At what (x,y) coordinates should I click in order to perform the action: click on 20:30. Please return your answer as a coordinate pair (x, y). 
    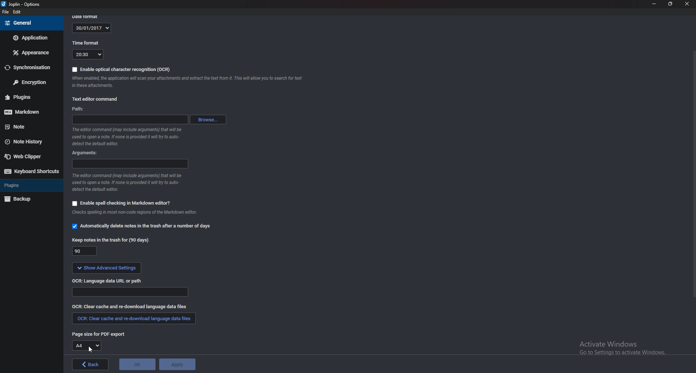
    Looking at the image, I should click on (88, 55).